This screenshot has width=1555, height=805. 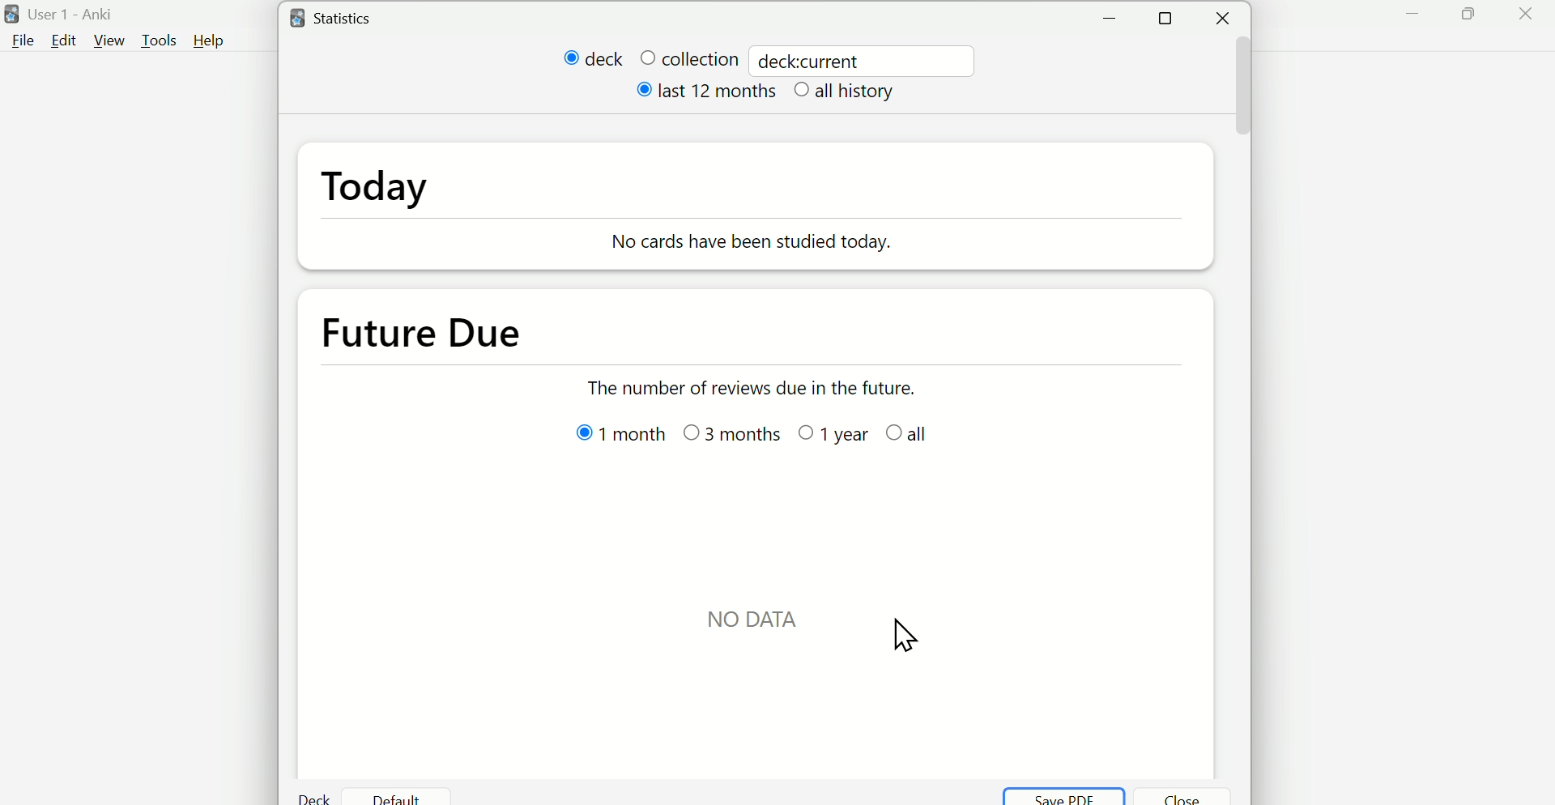 What do you see at coordinates (109, 40) in the screenshot?
I see `View` at bounding box center [109, 40].